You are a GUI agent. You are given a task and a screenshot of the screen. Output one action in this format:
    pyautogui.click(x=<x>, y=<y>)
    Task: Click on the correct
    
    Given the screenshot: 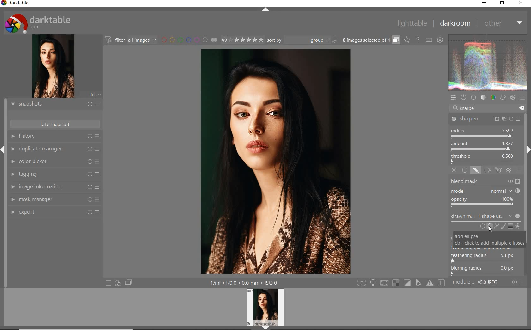 What is the action you would take?
    pyautogui.click(x=503, y=98)
    